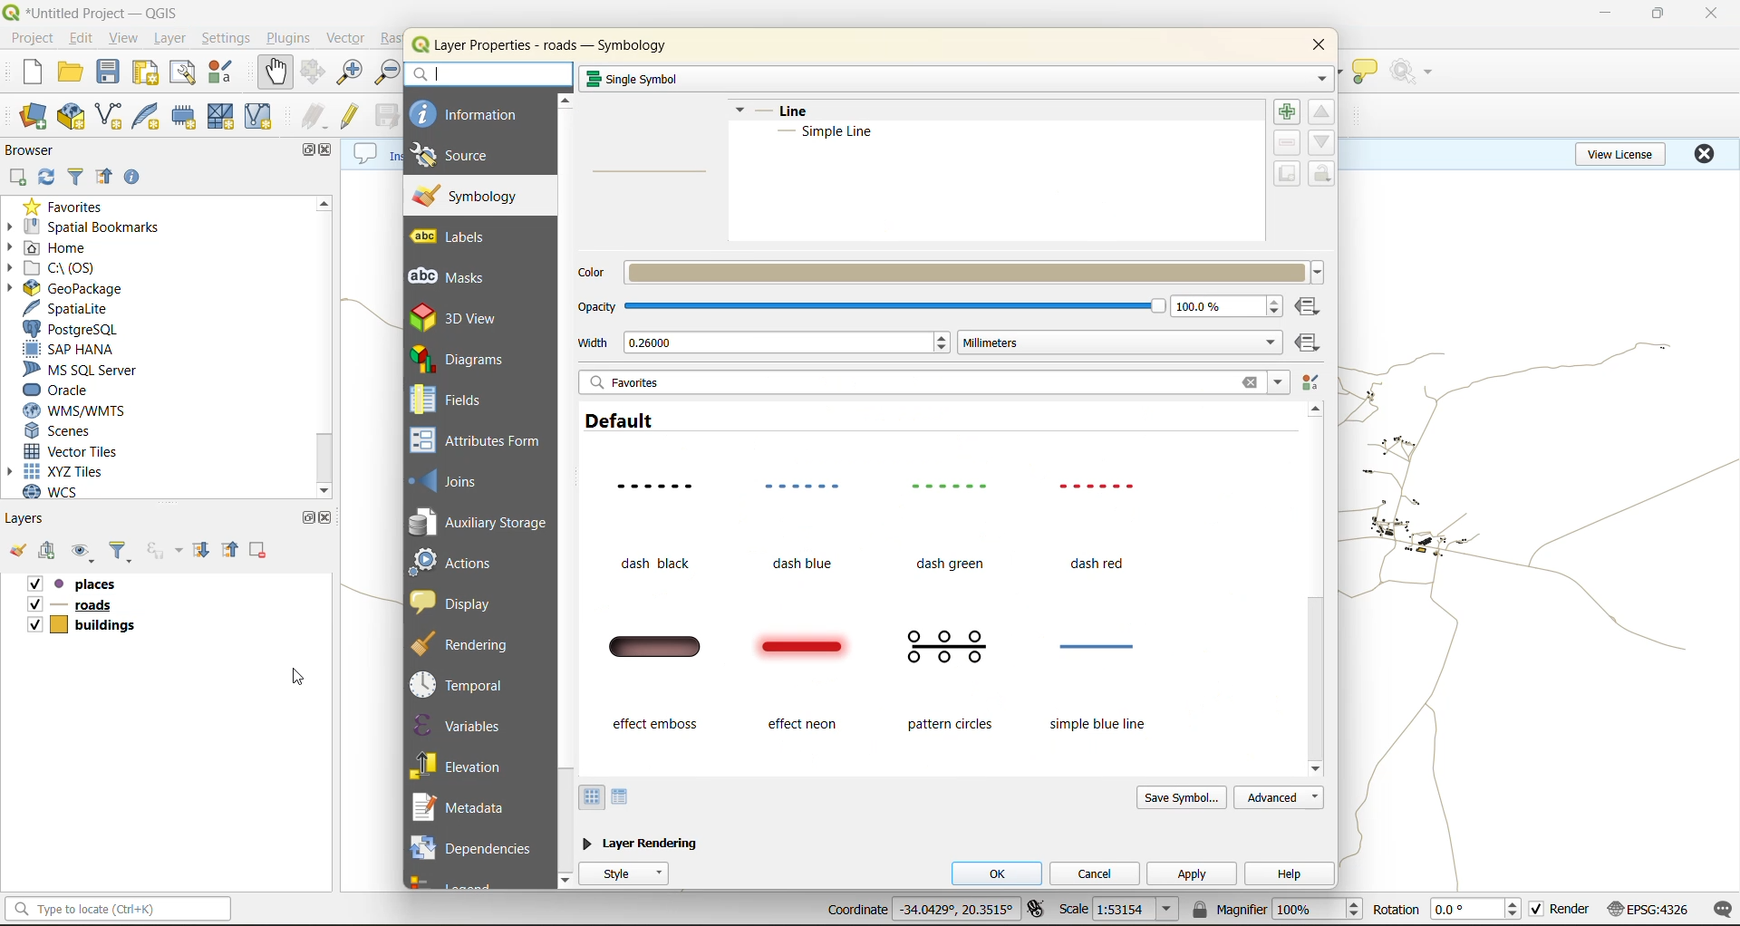 This screenshot has height=926, width=1740. What do you see at coordinates (87, 328) in the screenshot?
I see `postgresql` at bounding box center [87, 328].